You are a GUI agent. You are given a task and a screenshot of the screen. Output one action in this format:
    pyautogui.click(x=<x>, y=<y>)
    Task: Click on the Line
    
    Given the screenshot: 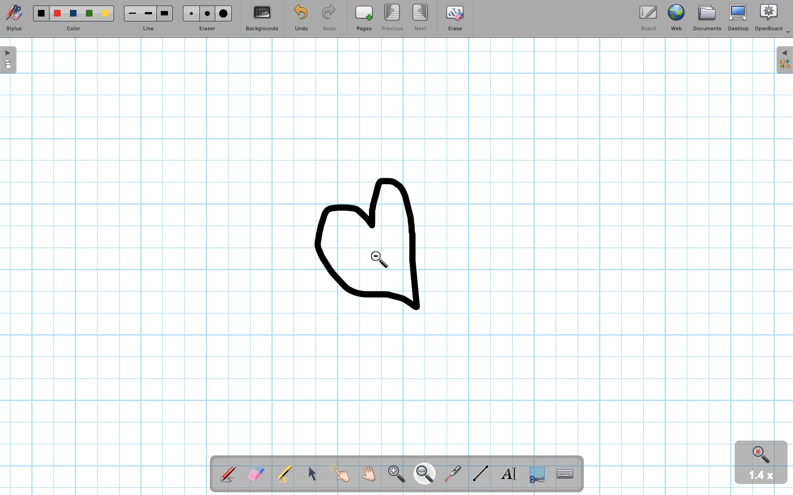 What is the action you would take?
    pyautogui.click(x=479, y=473)
    